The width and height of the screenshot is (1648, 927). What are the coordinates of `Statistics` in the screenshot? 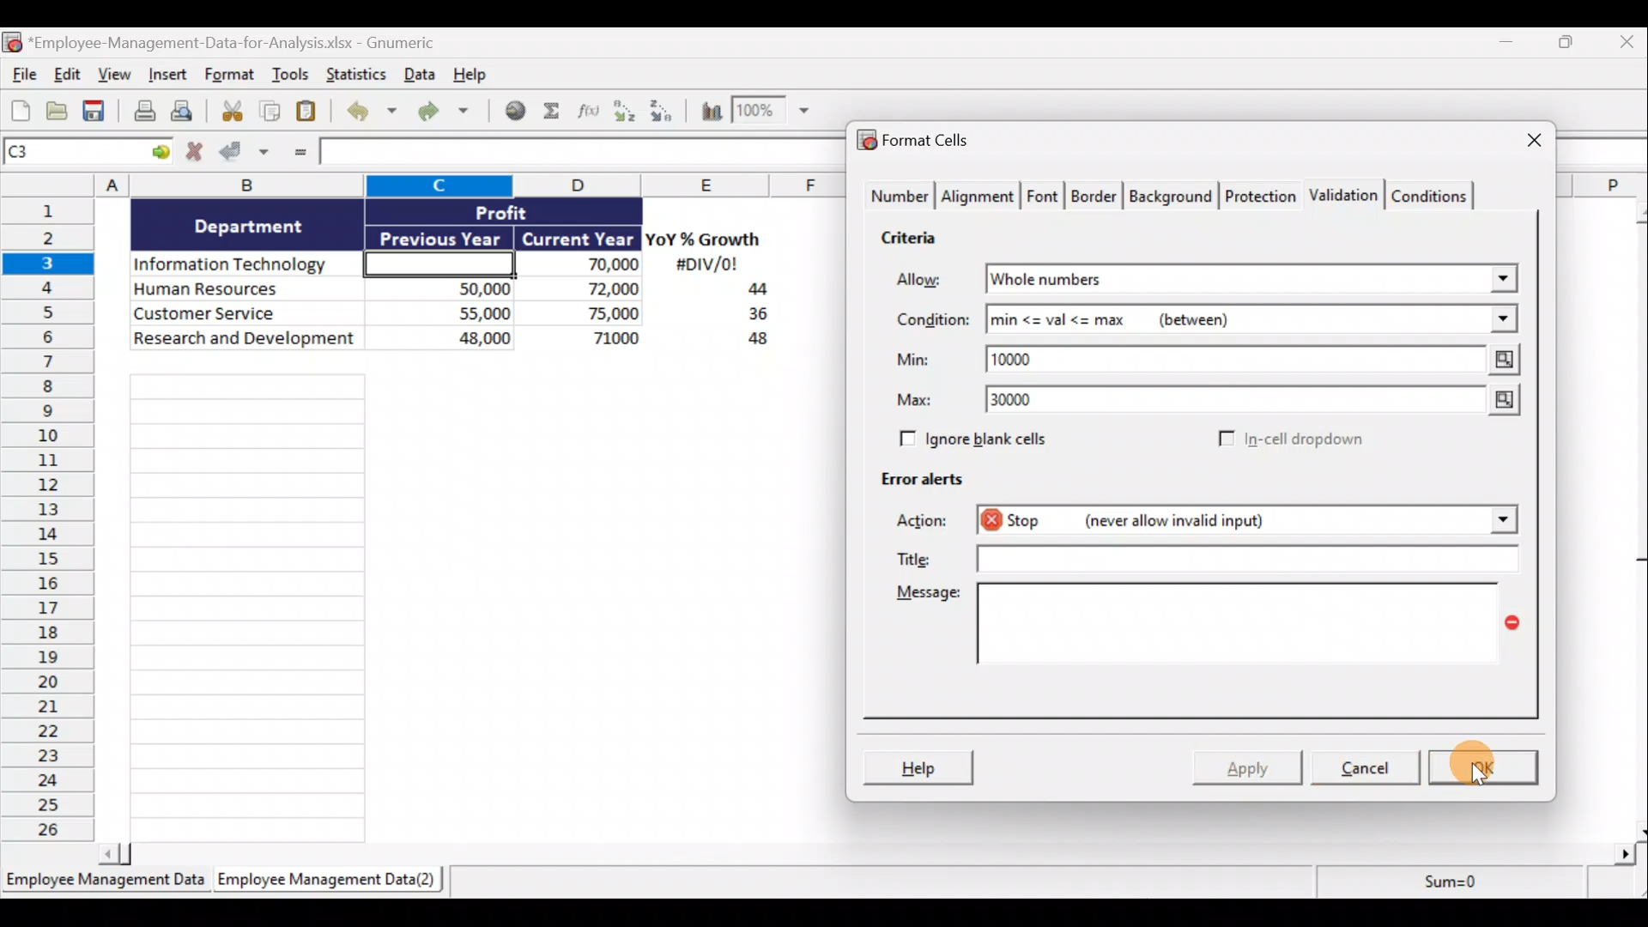 It's located at (354, 74).